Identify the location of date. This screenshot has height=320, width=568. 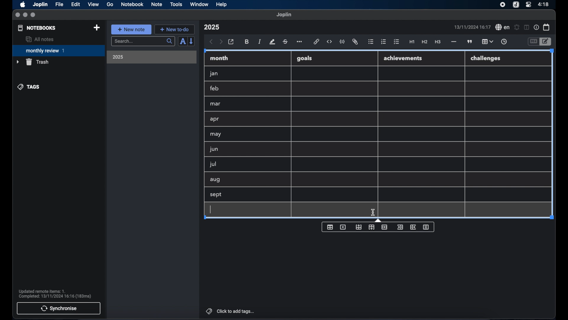
(472, 27).